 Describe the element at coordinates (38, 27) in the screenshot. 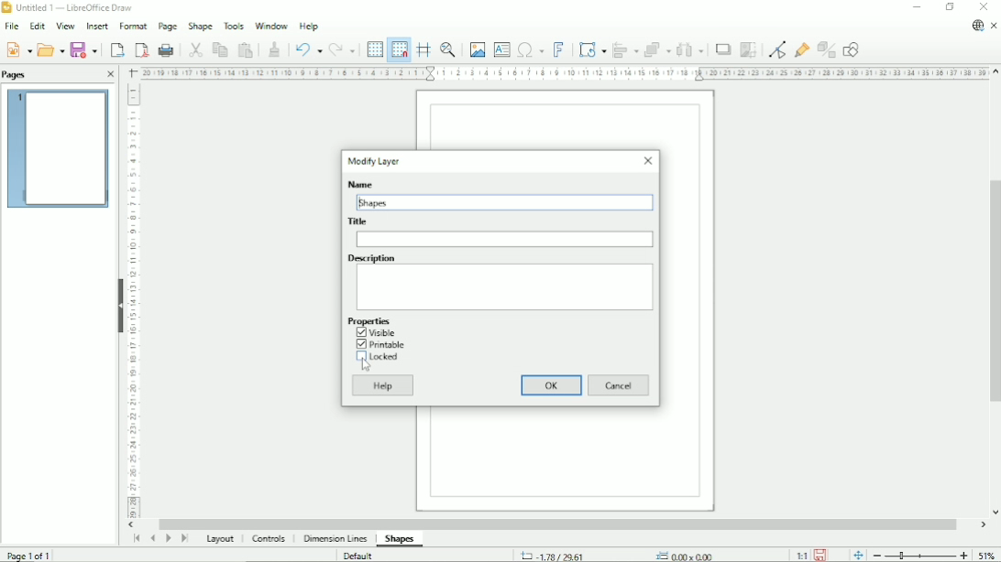

I see `Edit` at that location.